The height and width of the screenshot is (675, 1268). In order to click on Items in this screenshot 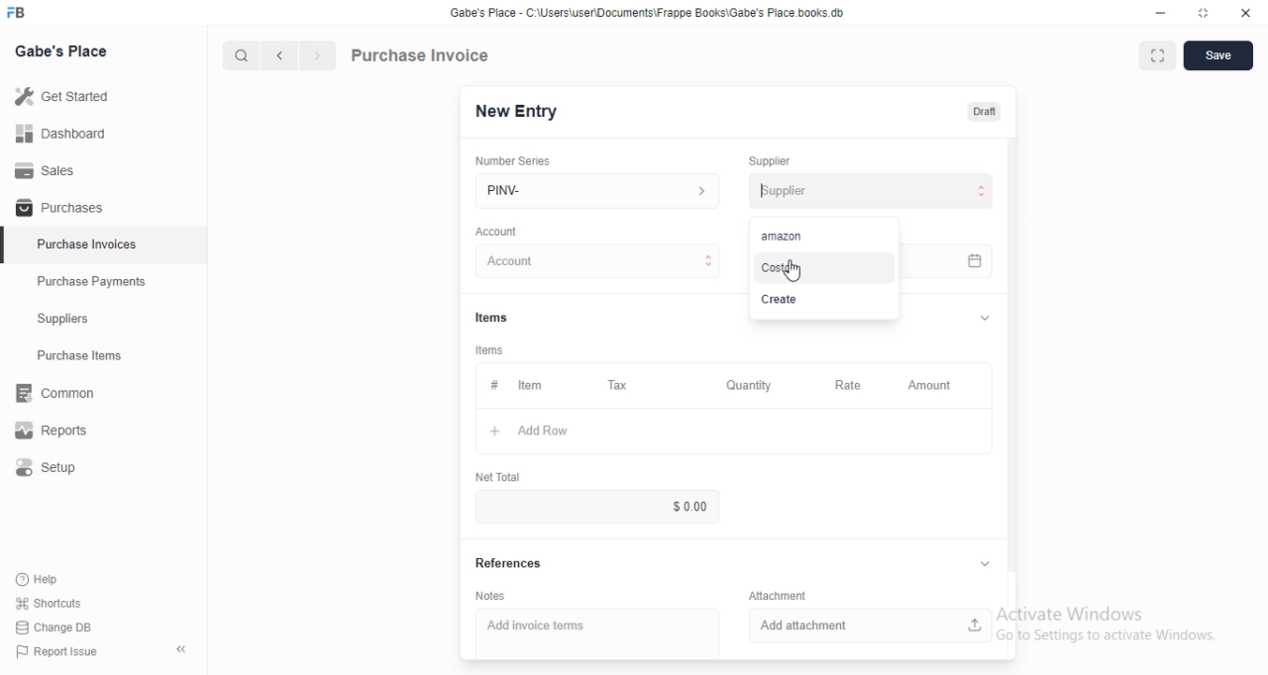, I will do `click(489, 350)`.